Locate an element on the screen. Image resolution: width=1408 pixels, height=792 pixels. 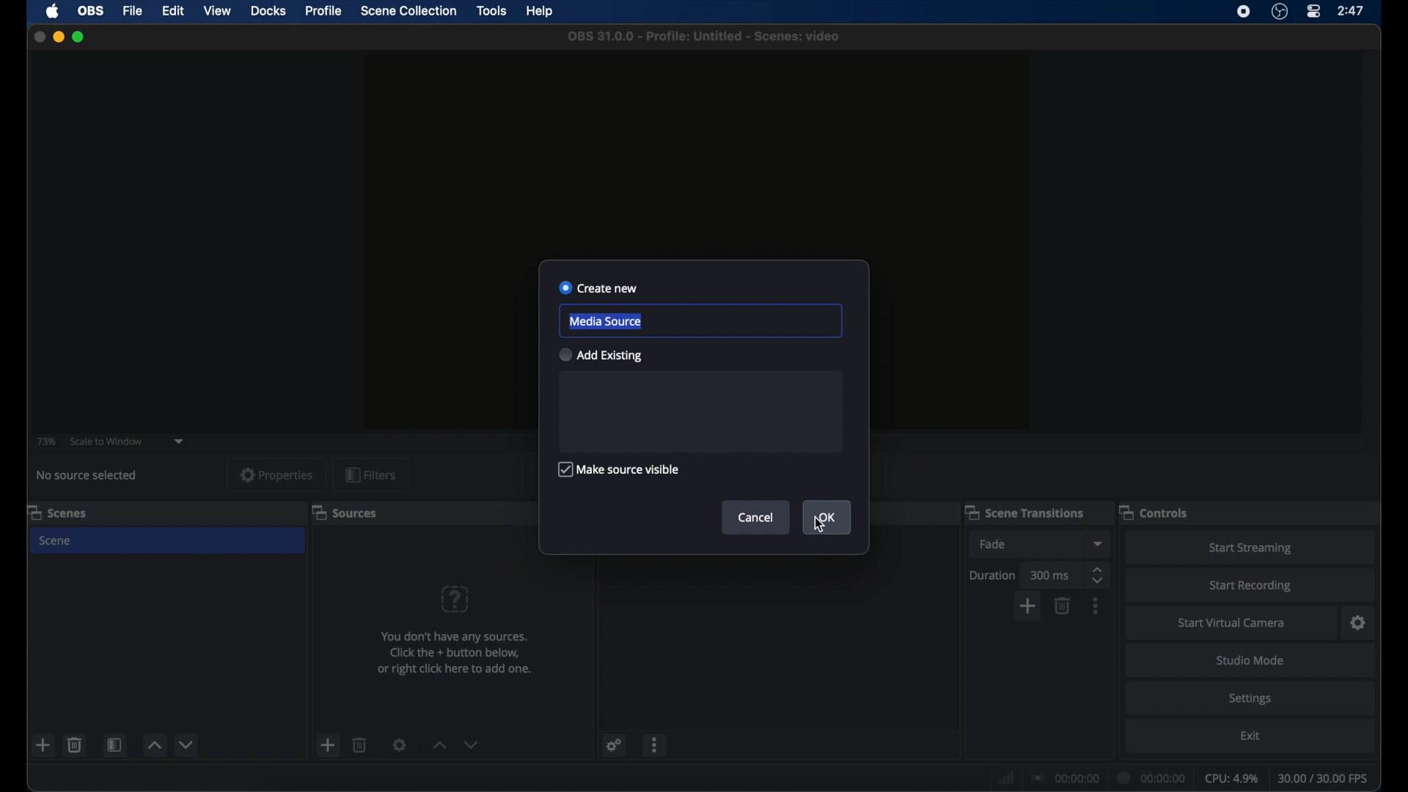
settings is located at coordinates (400, 744).